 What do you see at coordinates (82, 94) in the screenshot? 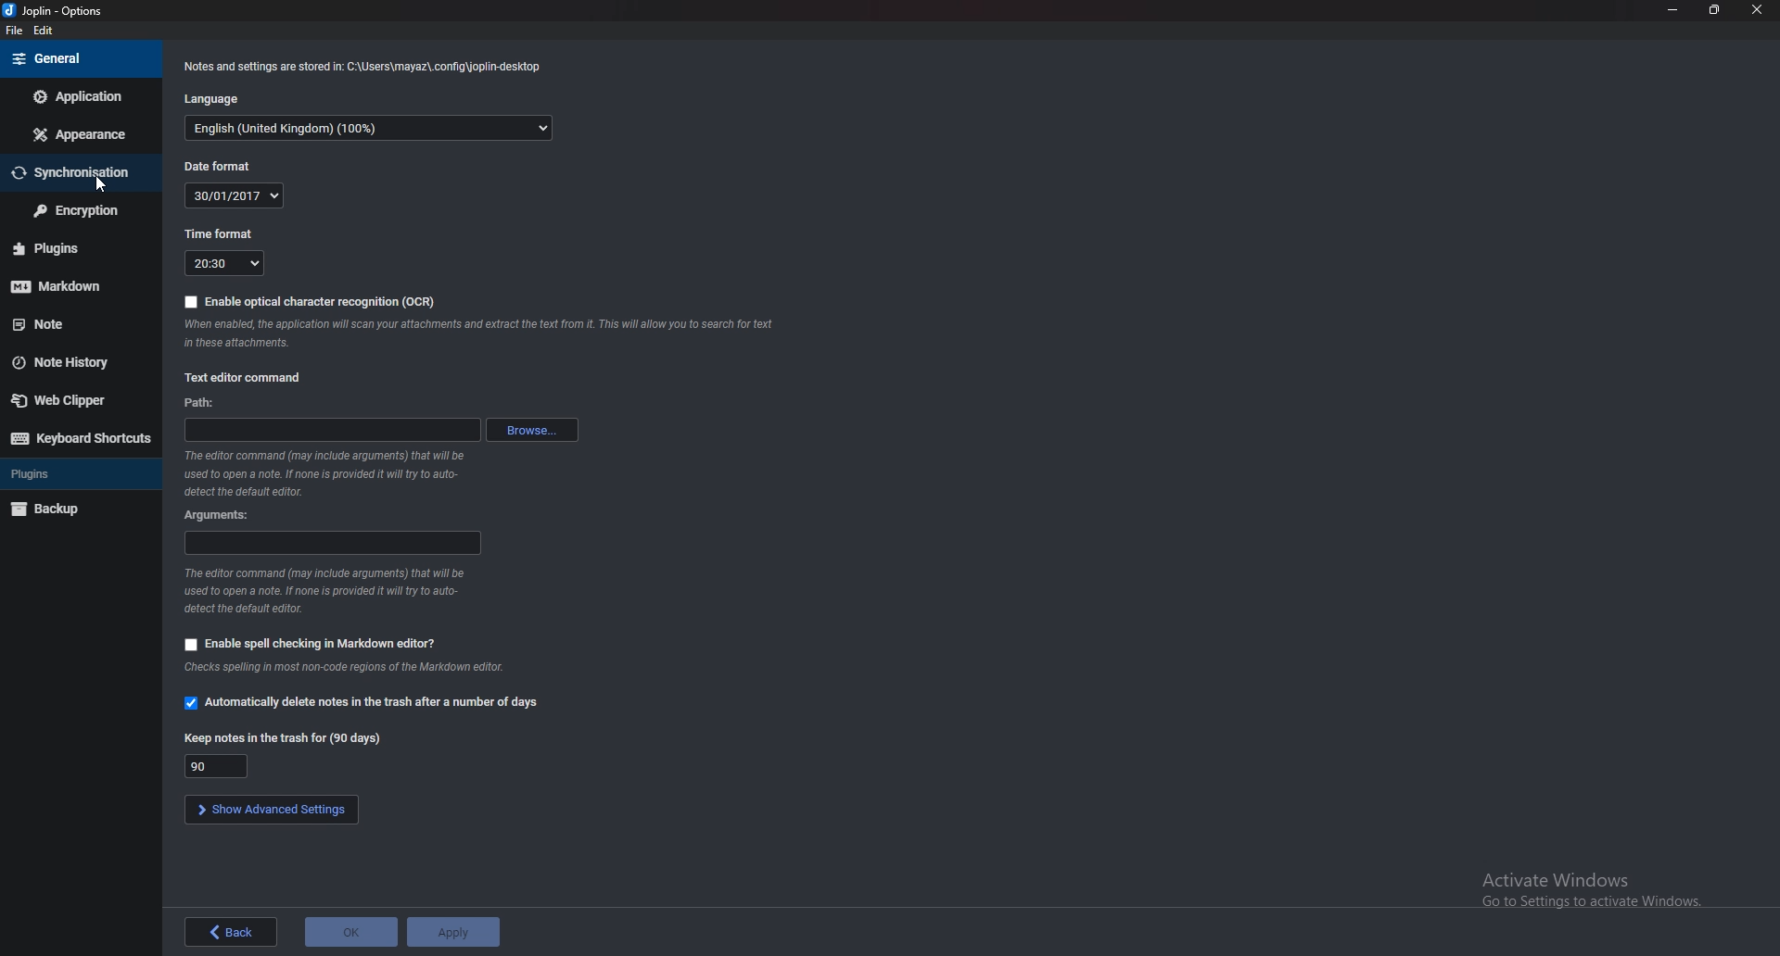
I see `application` at bounding box center [82, 94].